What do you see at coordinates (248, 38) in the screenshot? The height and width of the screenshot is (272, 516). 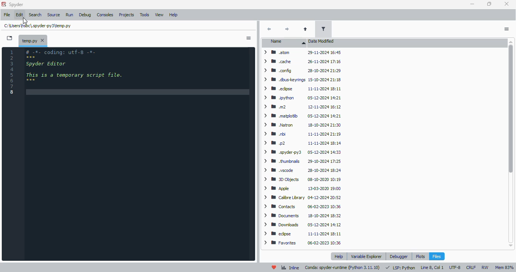 I see `options` at bounding box center [248, 38].